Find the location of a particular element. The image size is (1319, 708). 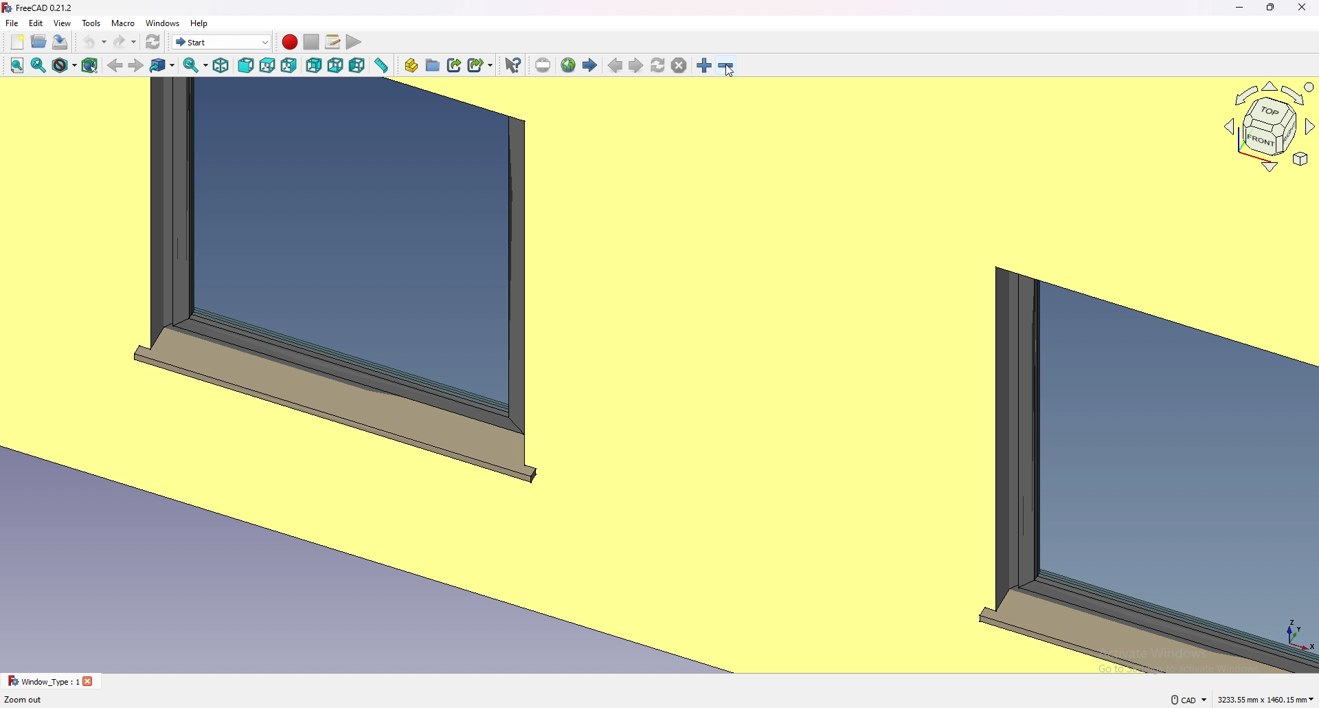

undo is located at coordinates (93, 42).